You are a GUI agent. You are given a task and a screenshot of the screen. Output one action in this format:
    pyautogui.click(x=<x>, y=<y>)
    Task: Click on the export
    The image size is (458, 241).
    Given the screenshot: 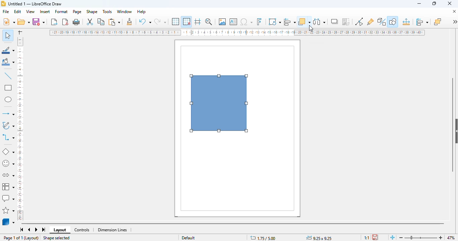 What is the action you would take?
    pyautogui.click(x=54, y=21)
    